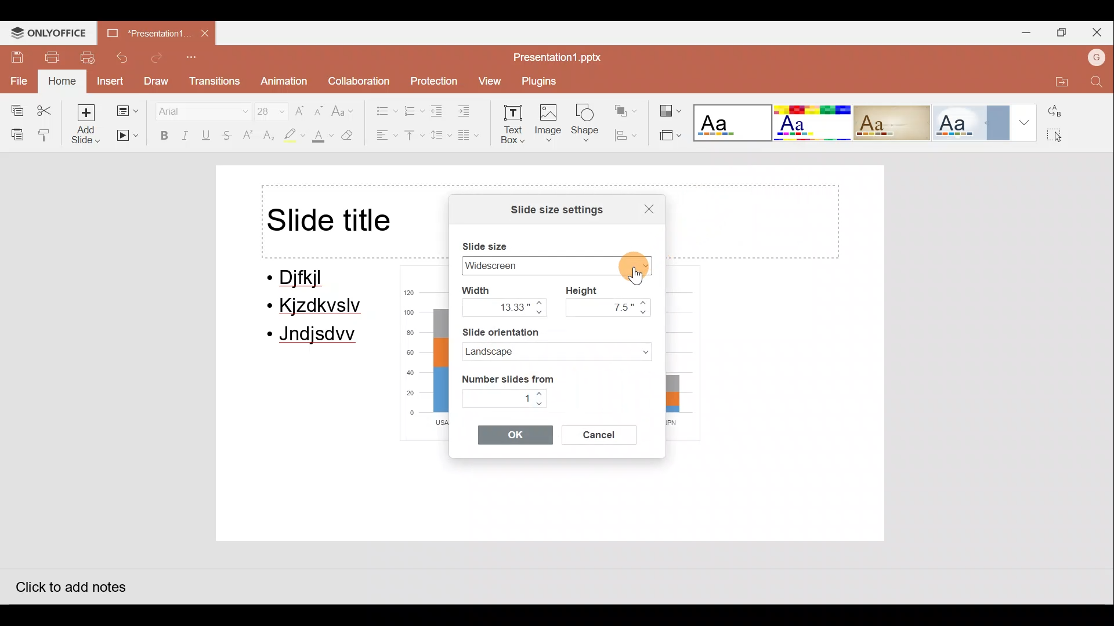  What do you see at coordinates (126, 108) in the screenshot?
I see `Change slide layout` at bounding box center [126, 108].